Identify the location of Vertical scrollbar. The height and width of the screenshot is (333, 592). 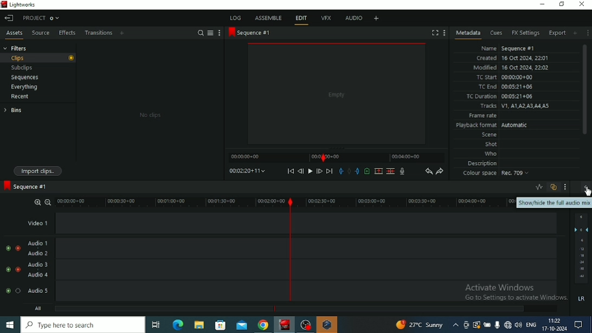
(585, 89).